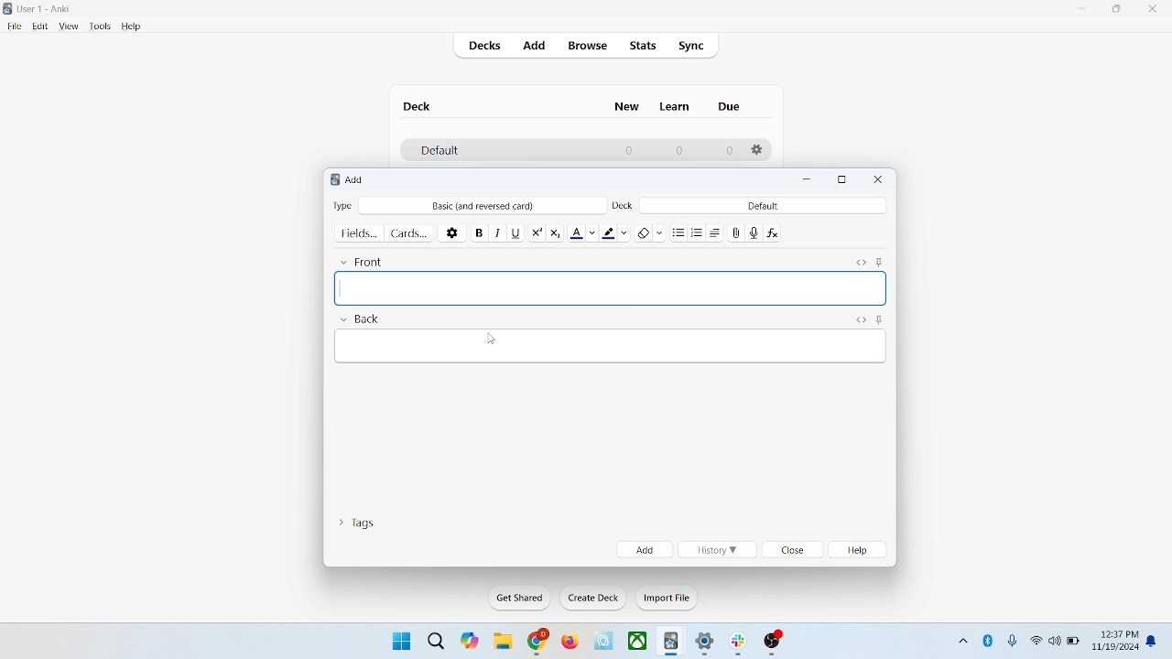 This screenshot has height=659, width=1172. I want to click on due, so click(731, 107).